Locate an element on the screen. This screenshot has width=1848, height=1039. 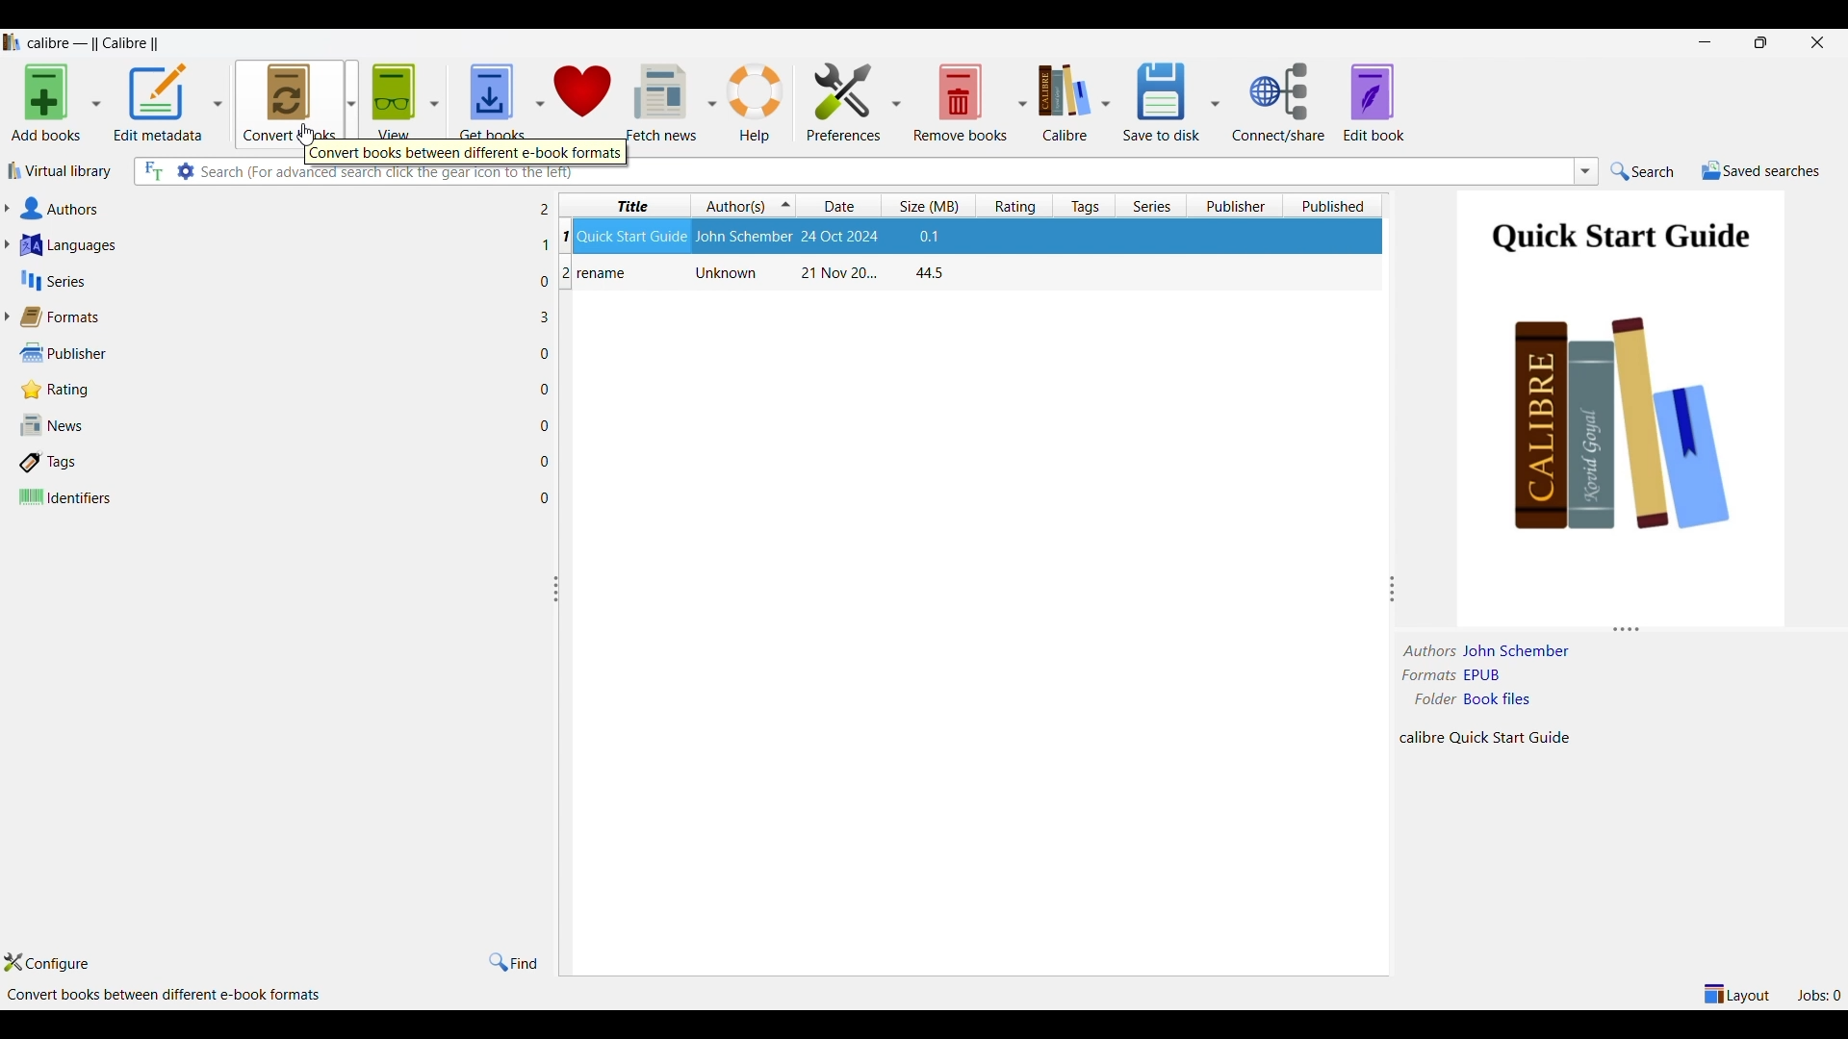
Remove book options is located at coordinates (1022, 103).